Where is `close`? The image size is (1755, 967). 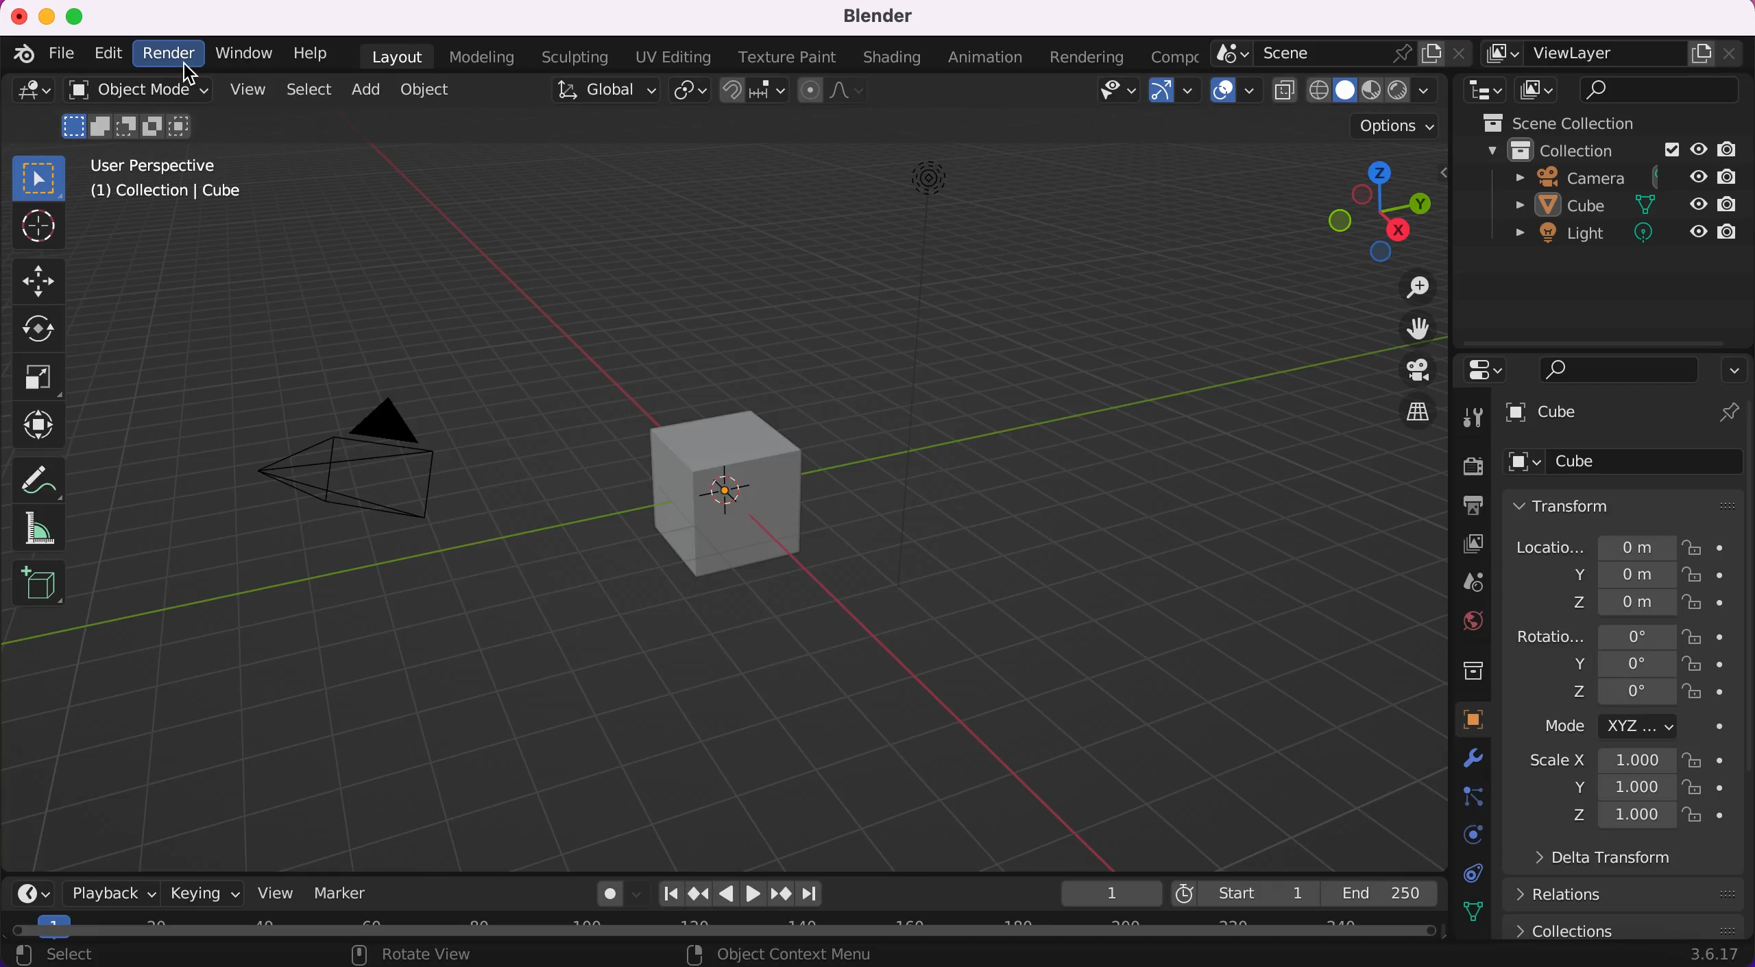
close is located at coordinates (17, 12).